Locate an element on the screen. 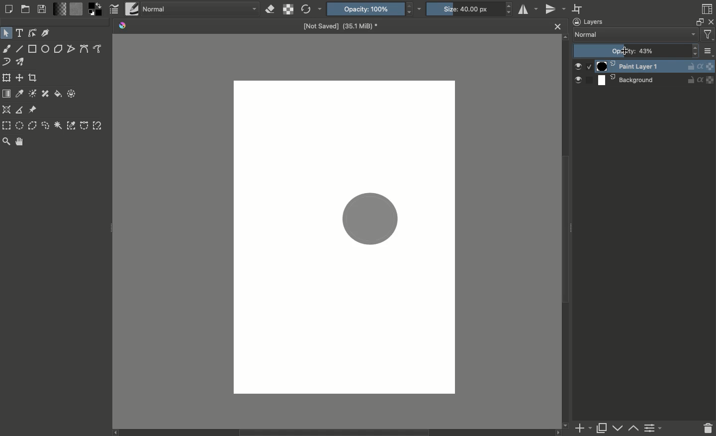 Image resolution: width=716 pixels, height=436 pixels. Elliptical selection tool is located at coordinates (20, 124).